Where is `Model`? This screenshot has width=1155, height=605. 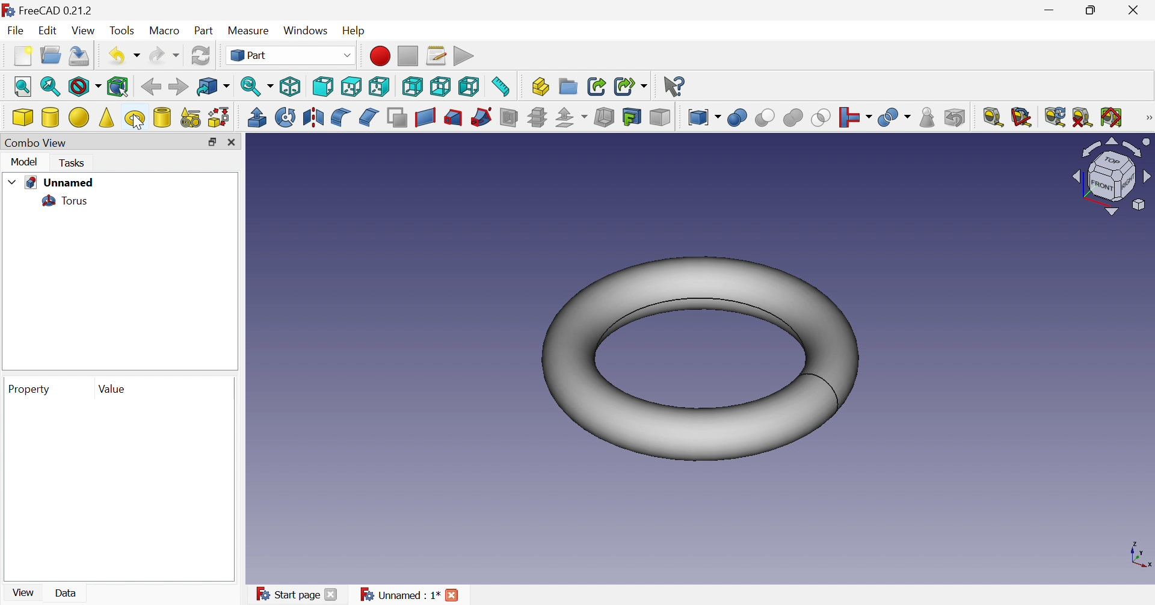
Model is located at coordinates (23, 161).